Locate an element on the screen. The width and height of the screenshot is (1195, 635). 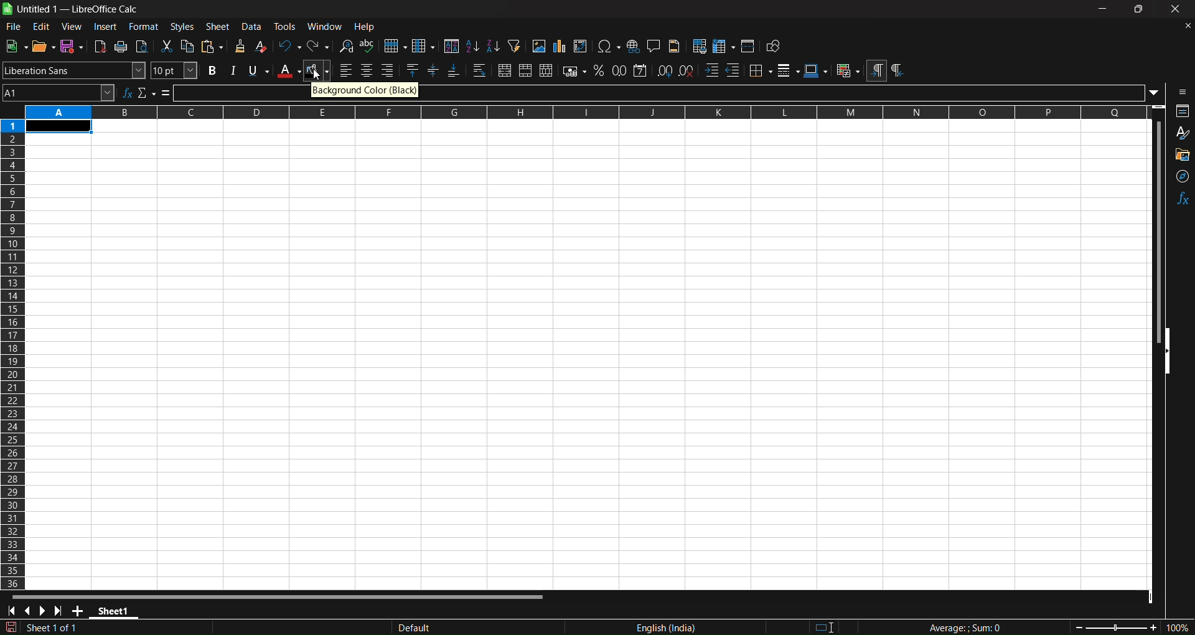
data is located at coordinates (251, 27).